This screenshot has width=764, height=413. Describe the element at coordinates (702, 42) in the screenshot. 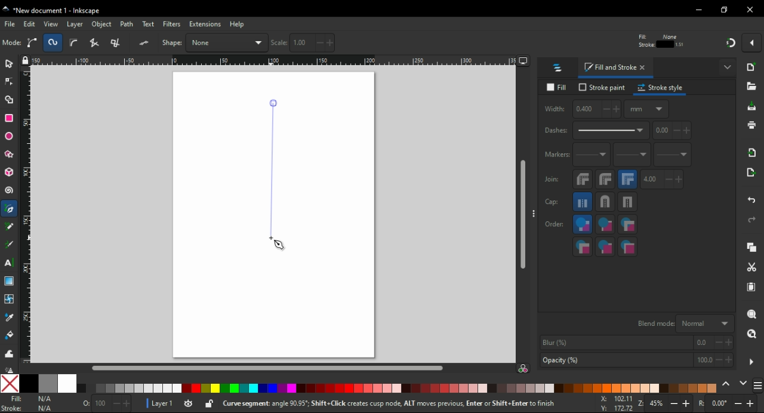

I see `move pattern along wit the objects` at that location.